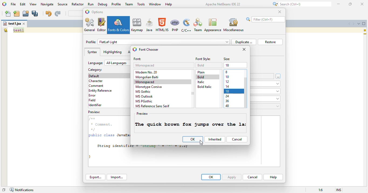  Describe the element at coordinates (213, 25) in the screenshot. I see `appearance` at that location.